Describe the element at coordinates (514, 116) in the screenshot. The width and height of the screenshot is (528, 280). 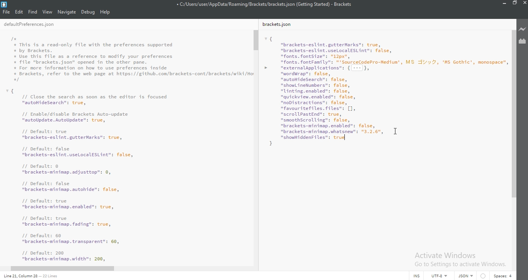
I see `scroll bar` at that location.